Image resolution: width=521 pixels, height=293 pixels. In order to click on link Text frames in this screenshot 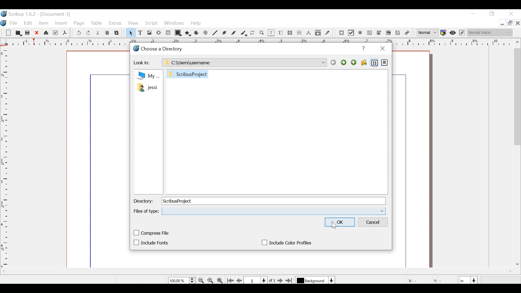, I will do `click(290, 33)`.